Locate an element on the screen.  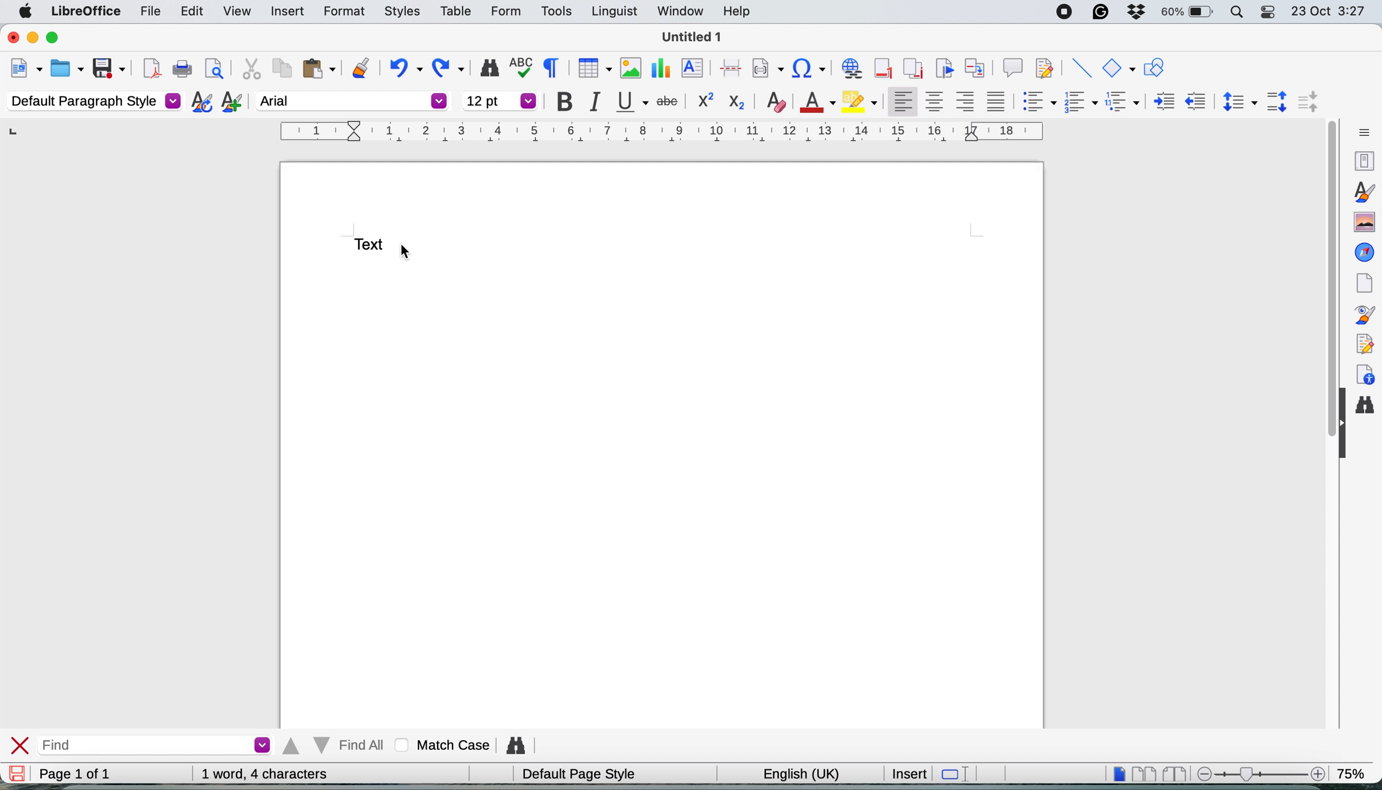
clone formatting is located at coordinates (360, 68).